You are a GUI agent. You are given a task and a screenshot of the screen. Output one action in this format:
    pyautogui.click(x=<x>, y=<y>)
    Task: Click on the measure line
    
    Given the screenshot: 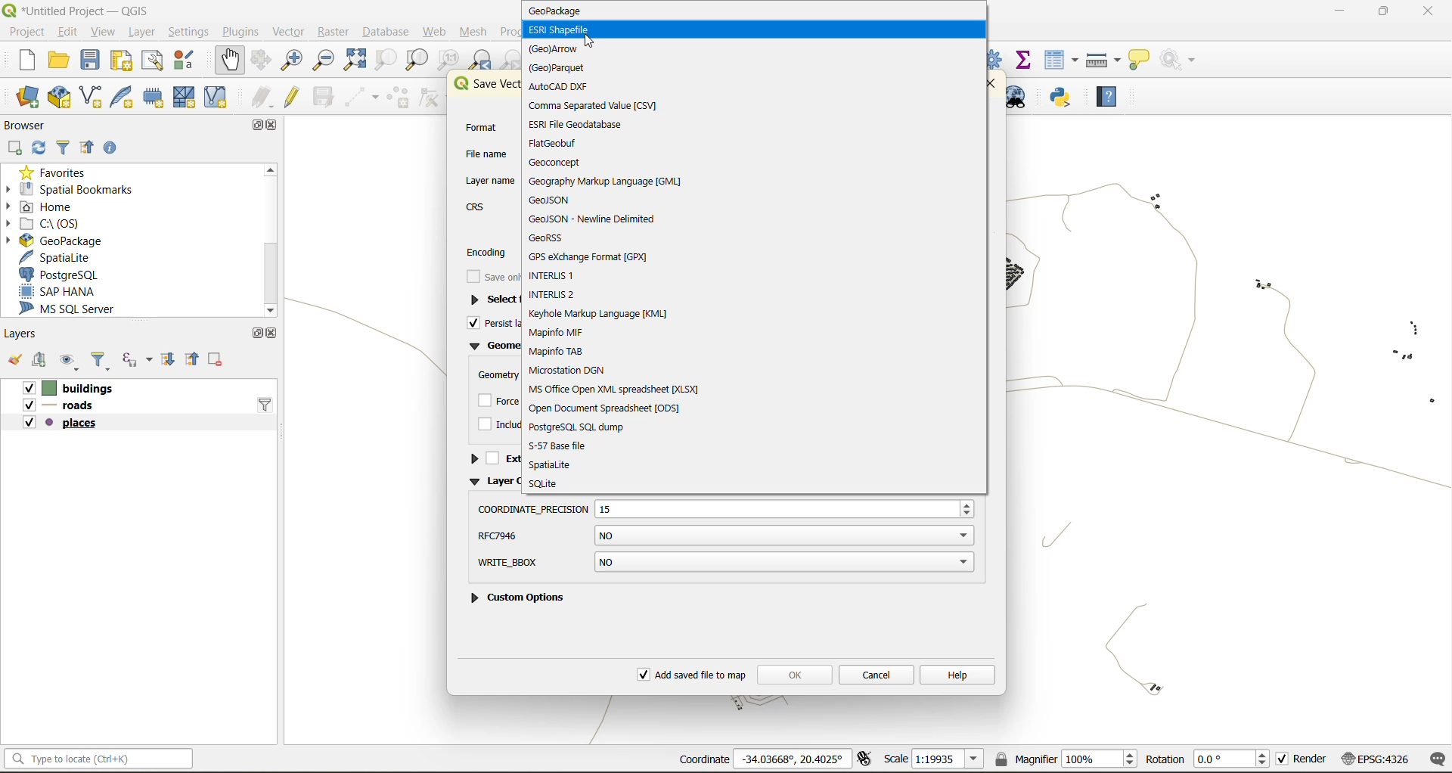 What is the action you would take?
    pyautogui.click(x=1102, y=59)
    